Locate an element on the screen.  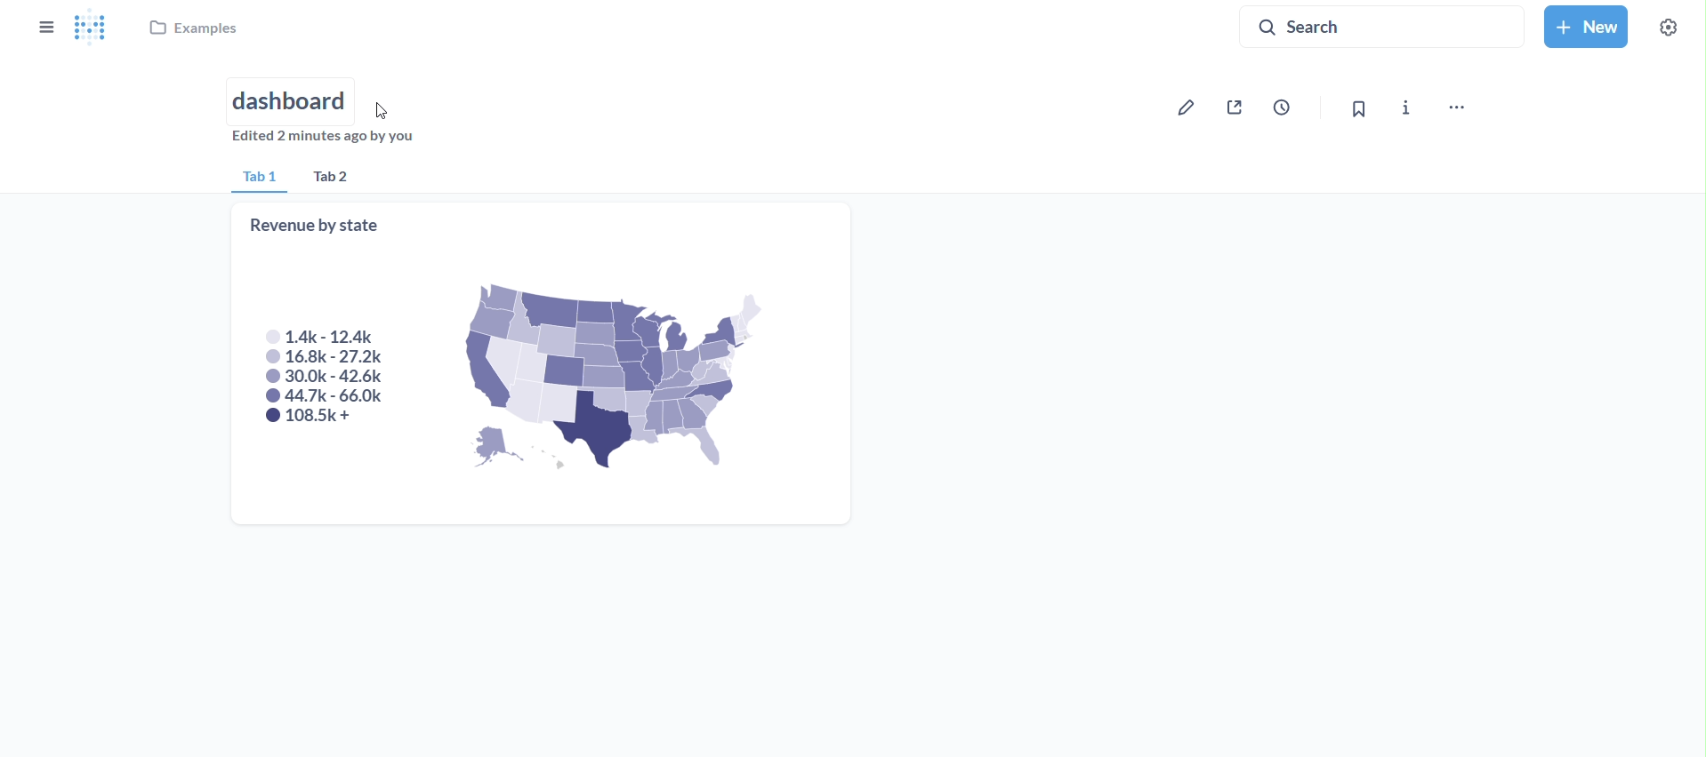
search is located at coordinates (1380, 27).